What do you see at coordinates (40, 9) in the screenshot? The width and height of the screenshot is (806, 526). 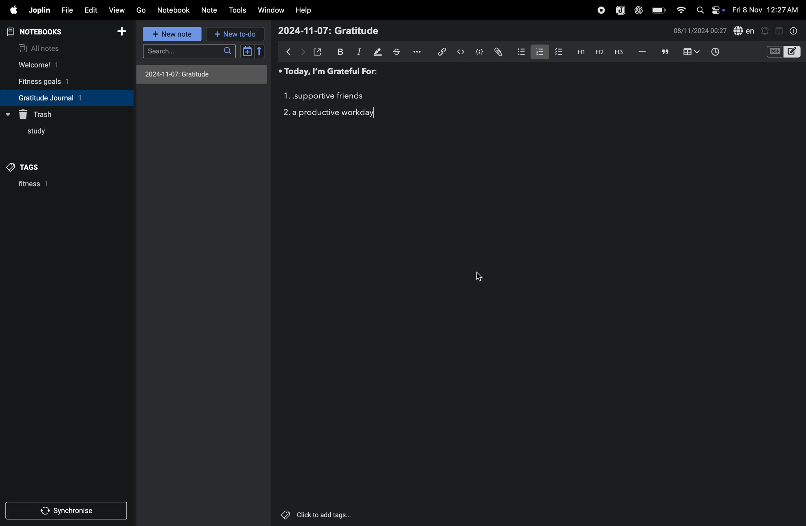 I see `joplin` at bounding box center [40, 9].